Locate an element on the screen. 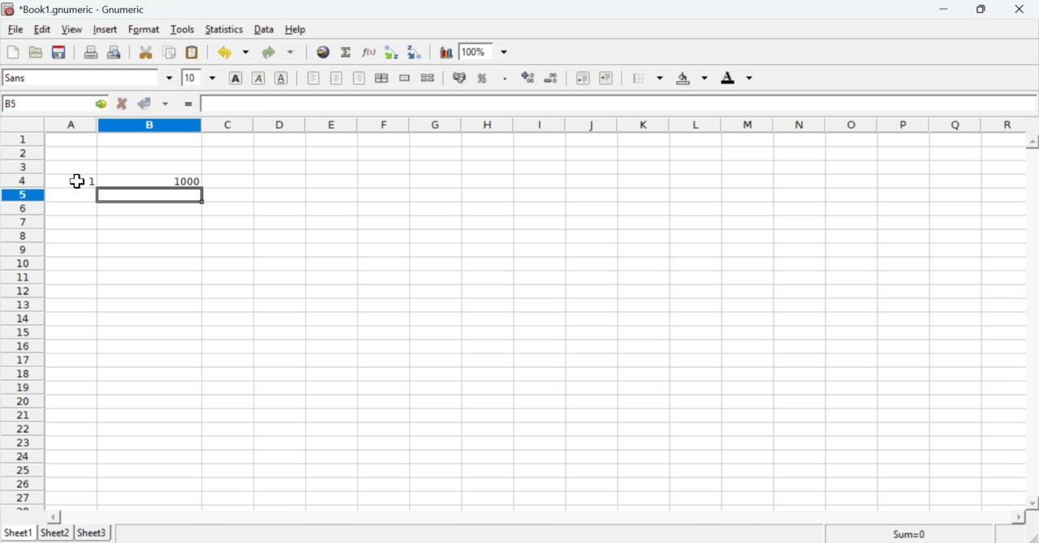  Sheet 2 is located at coordinates (56, 533).